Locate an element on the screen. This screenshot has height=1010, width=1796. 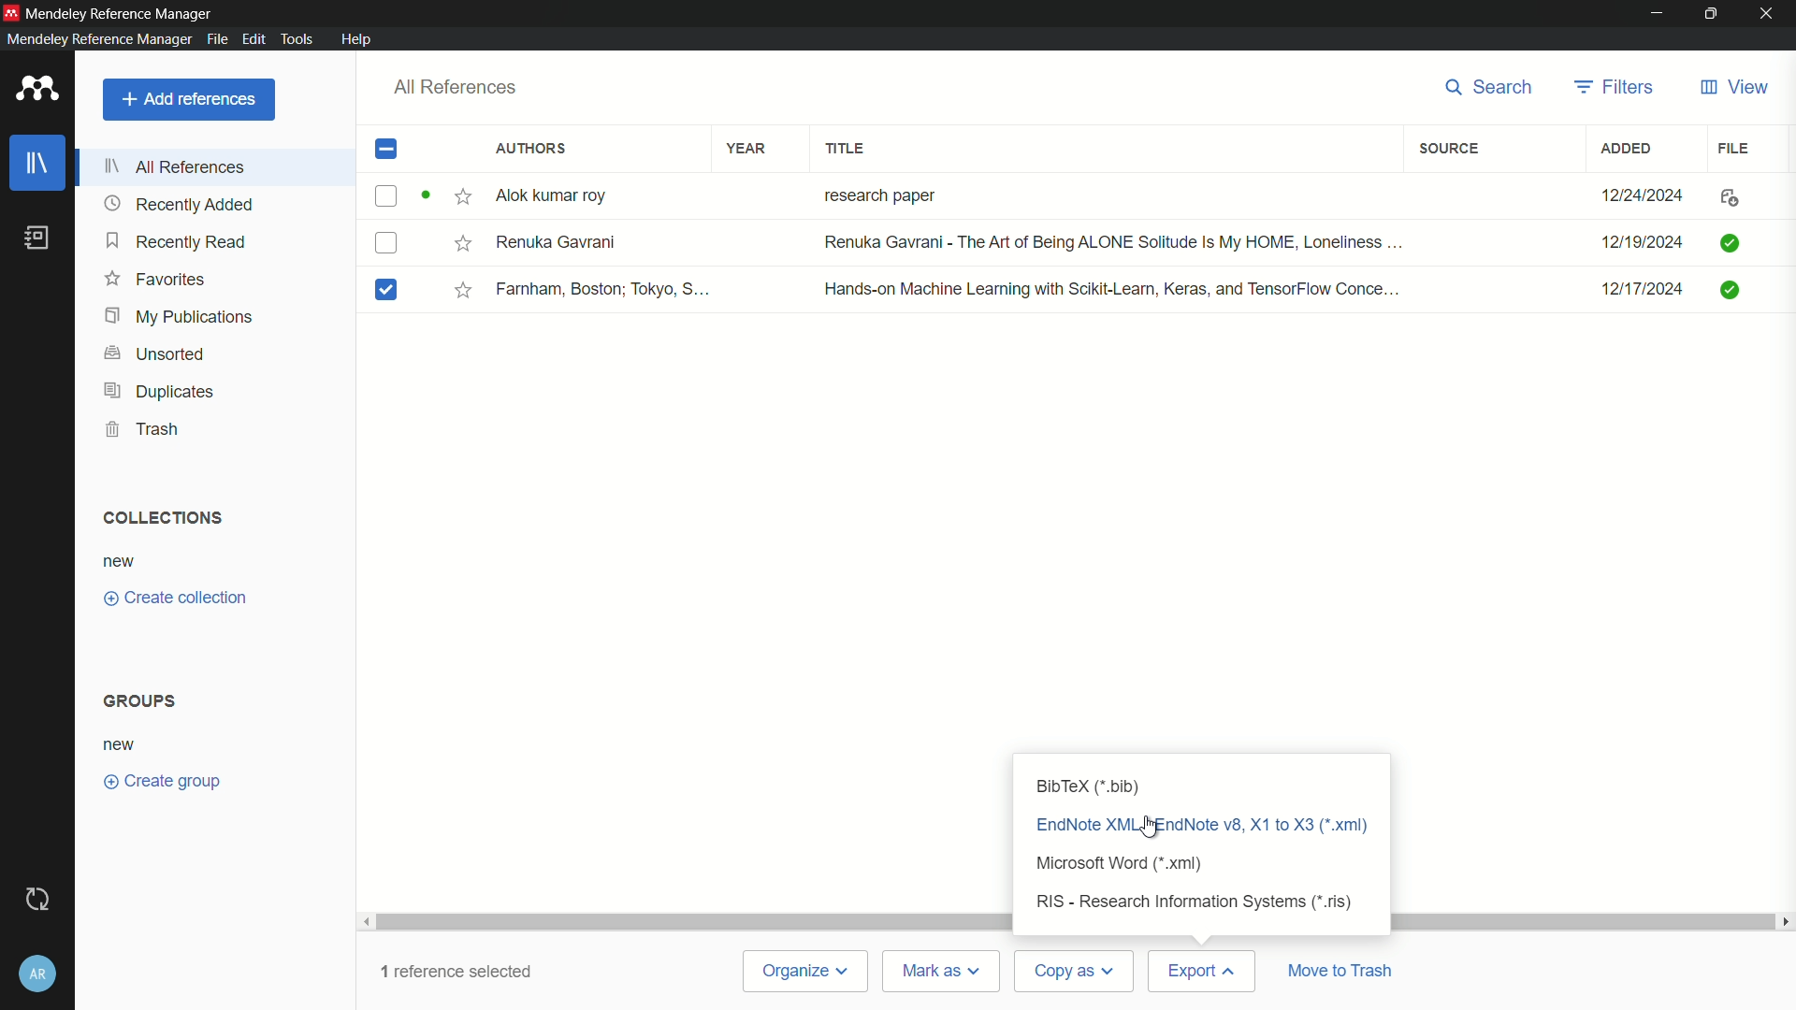
trash is located at coordinates (144, 428).